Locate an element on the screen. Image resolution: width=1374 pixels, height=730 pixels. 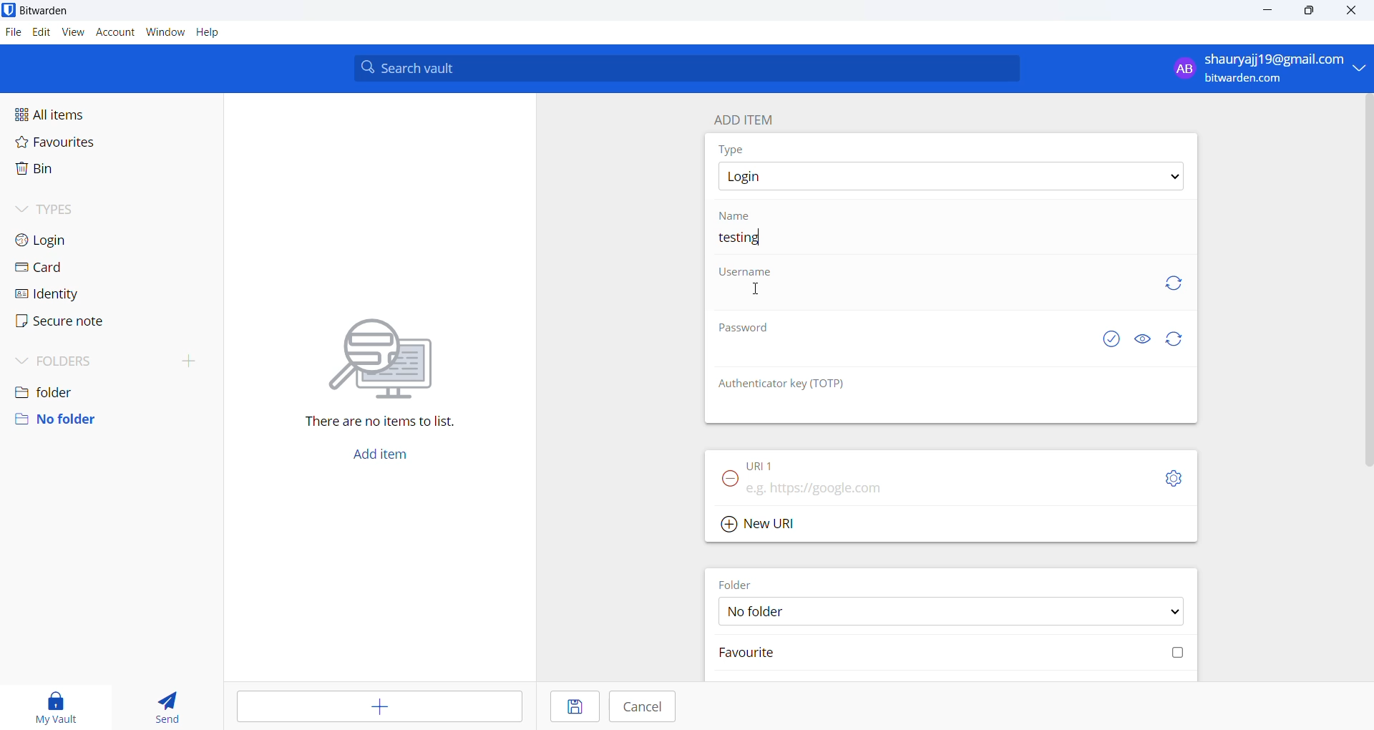
identity is located at coordinates (69, 294).